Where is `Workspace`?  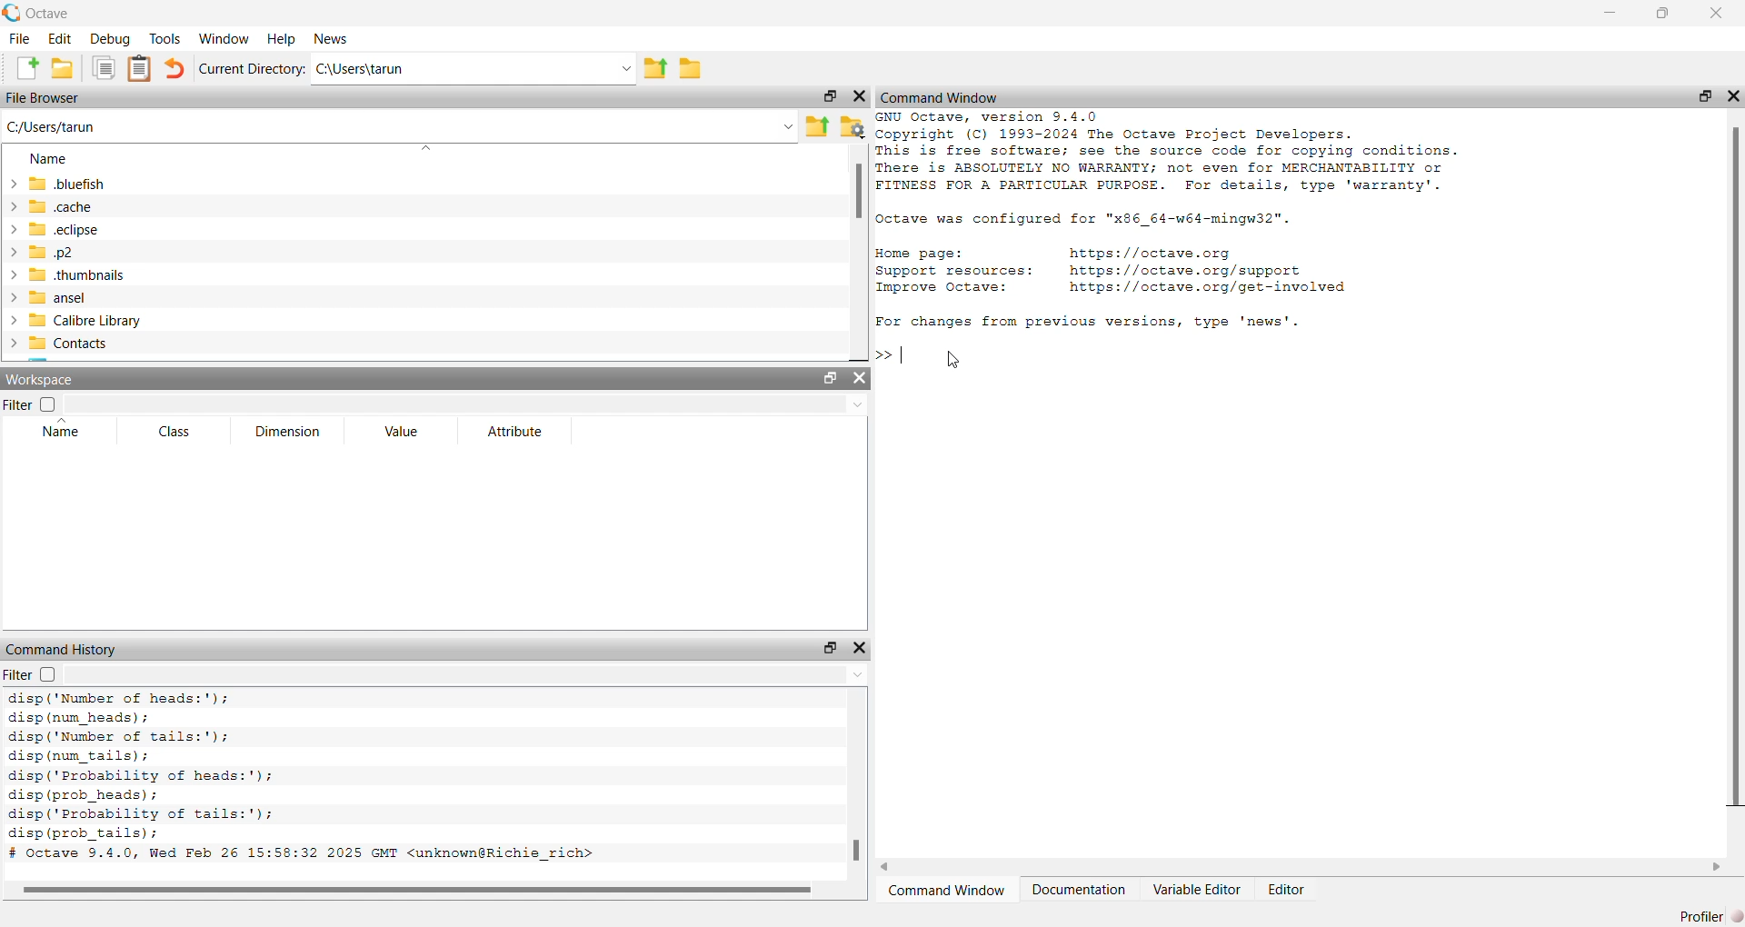
Workspace is located at coordinates (41, 380).